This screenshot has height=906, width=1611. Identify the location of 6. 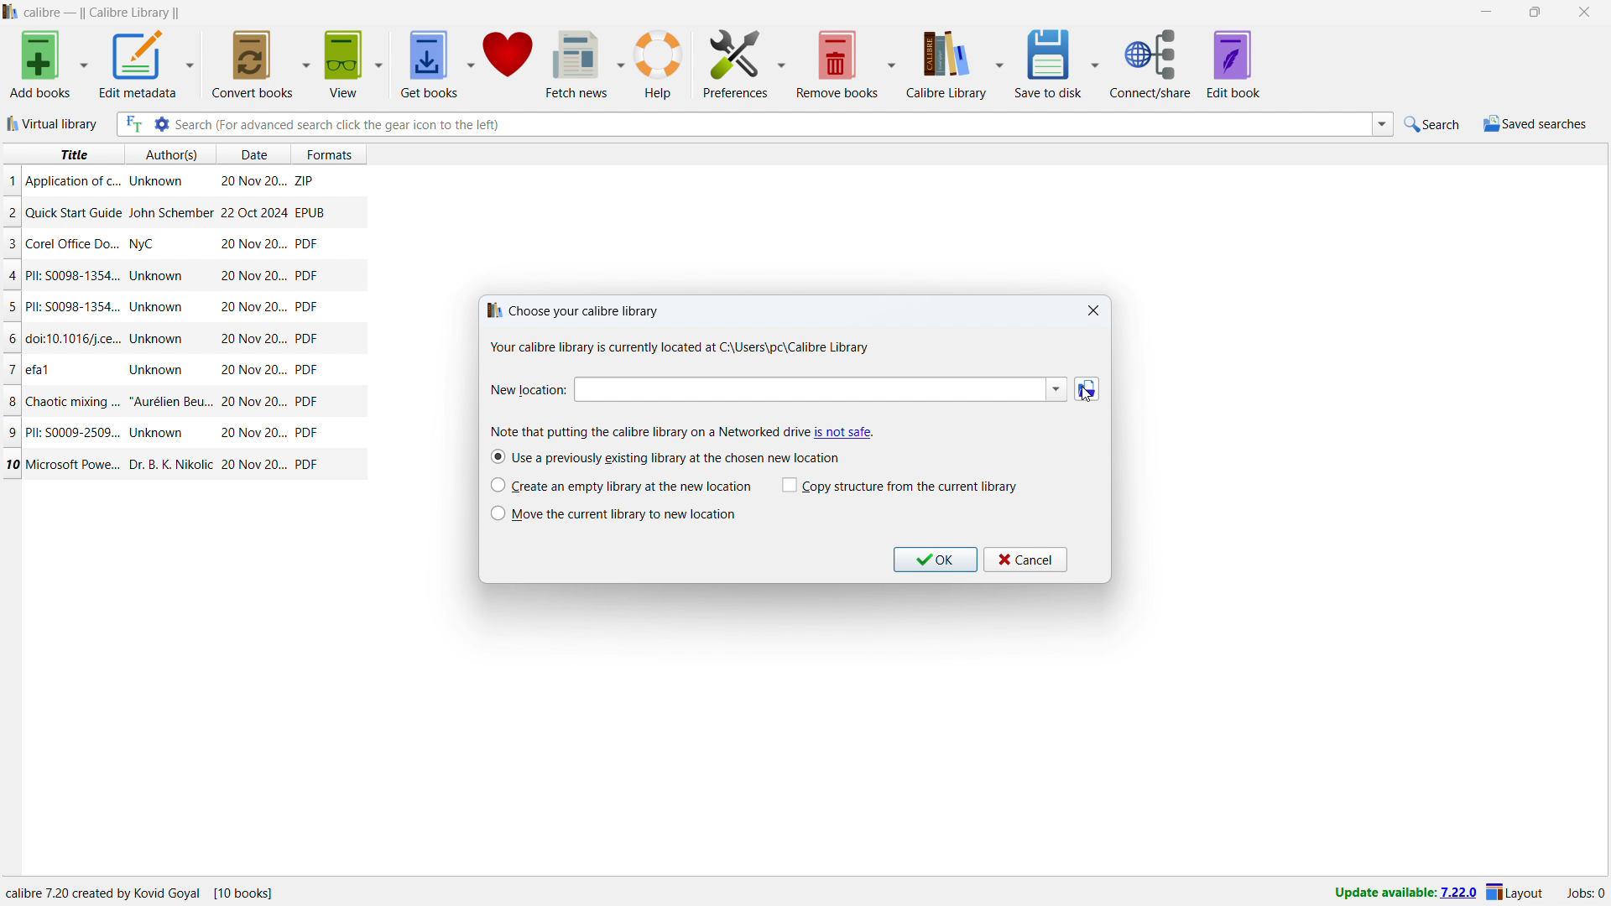
(13, 339).